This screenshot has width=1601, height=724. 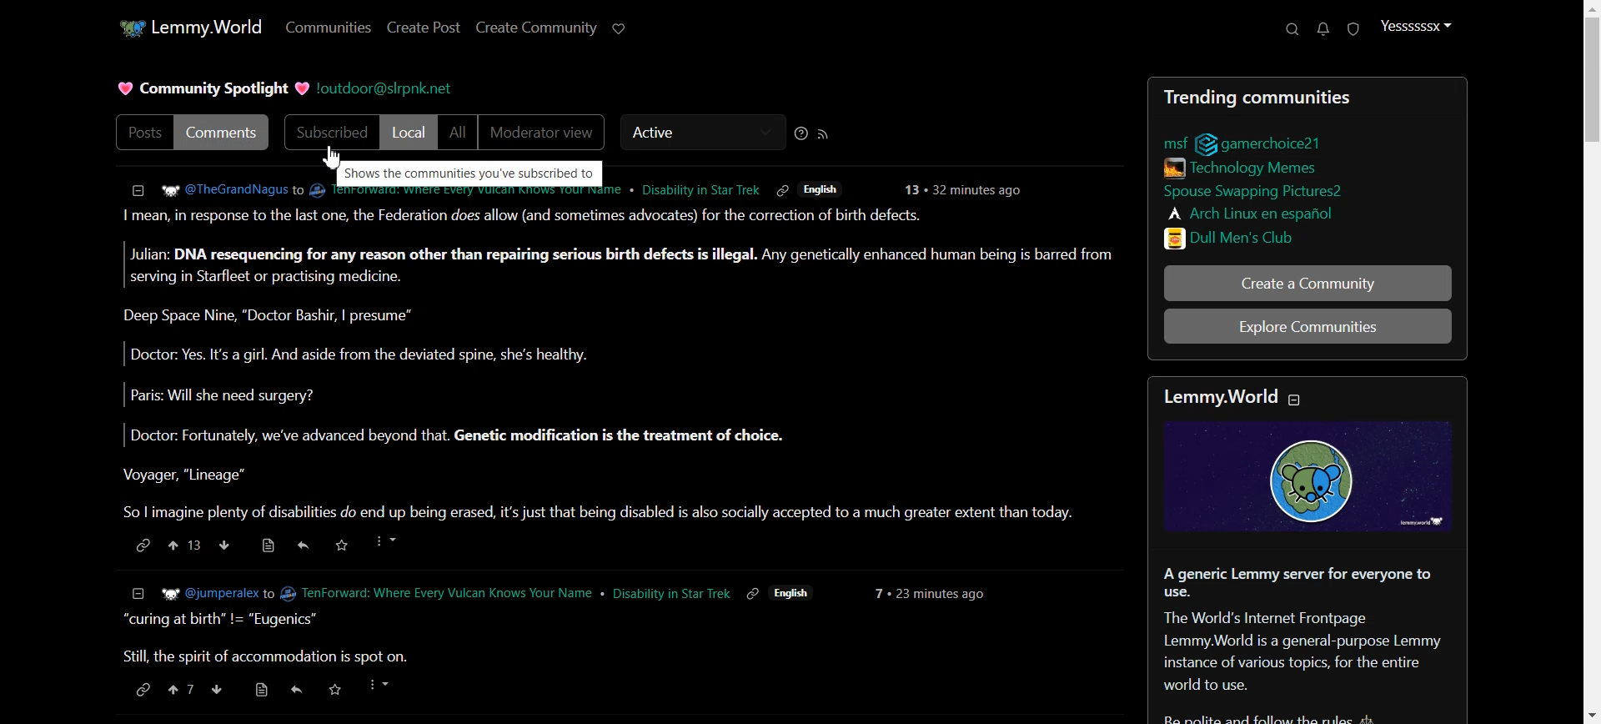 What do you see at coordinates (213, 90) in the screenshot?
I see `Text` at bounding box center [213, 90].